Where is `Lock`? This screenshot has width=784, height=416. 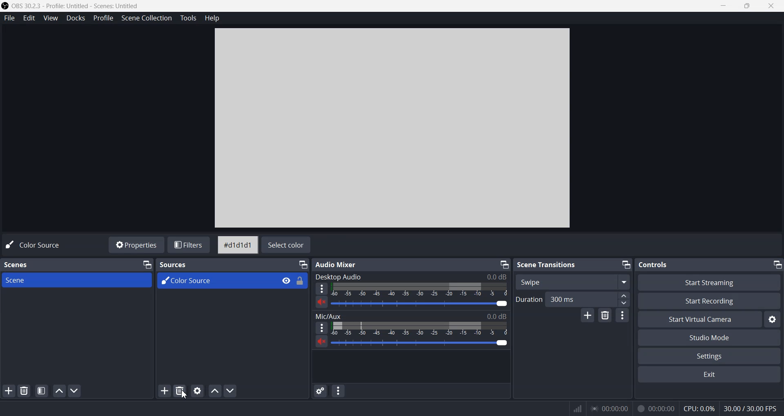
Lock is located at coordinates (301, 281).